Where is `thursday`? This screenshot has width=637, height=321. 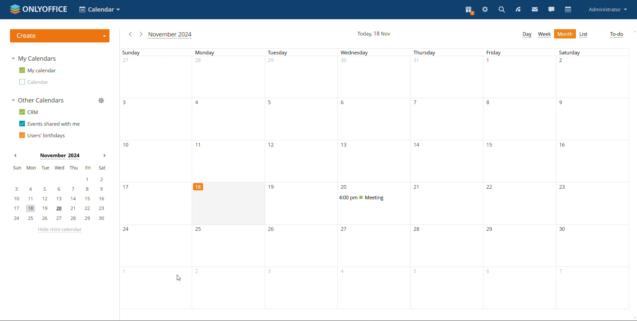 thursday is located at coordinates (447, 179).